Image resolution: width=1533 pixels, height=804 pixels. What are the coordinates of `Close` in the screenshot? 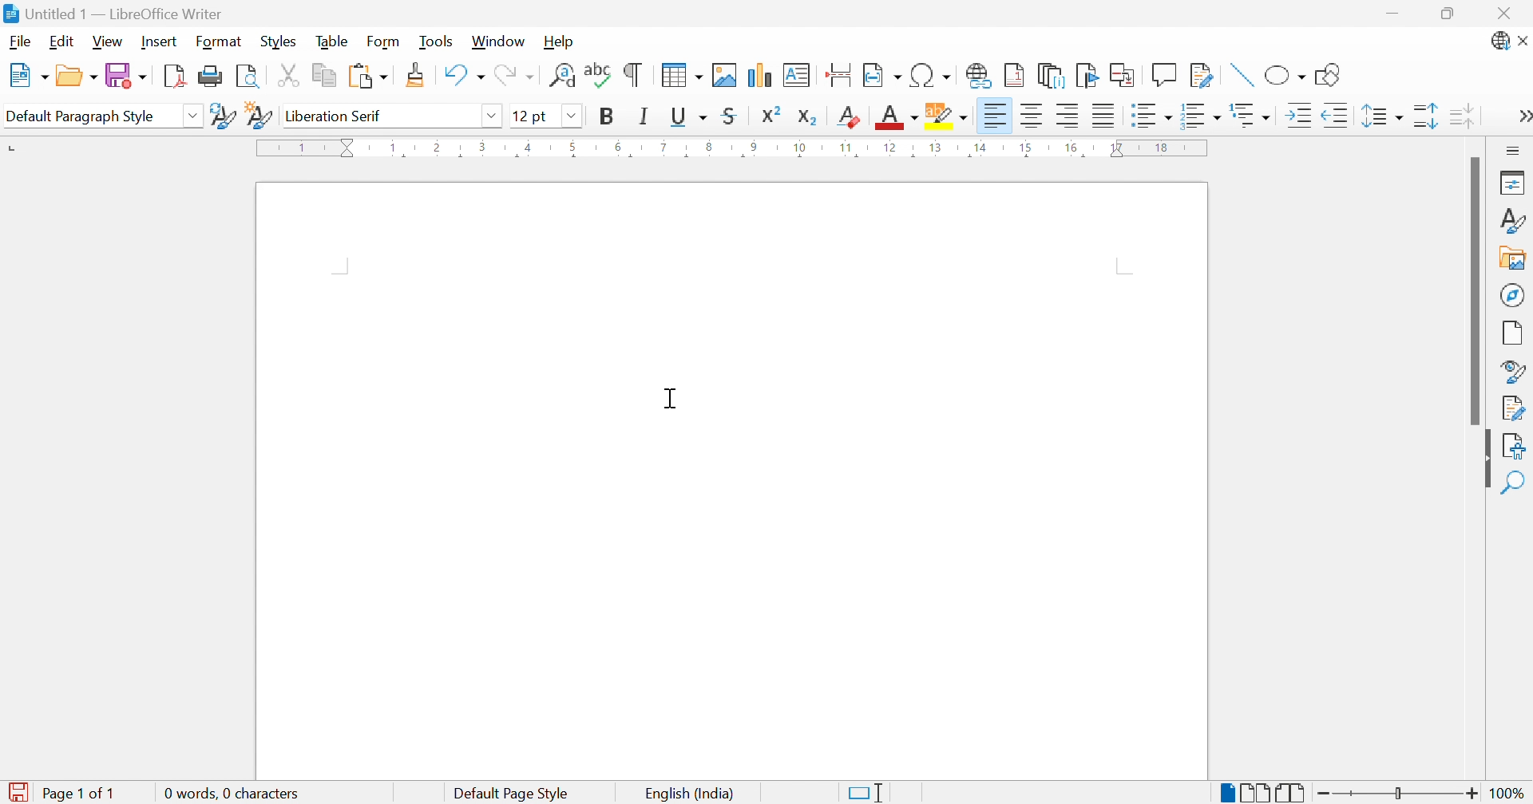 It's located at (1503, 14).